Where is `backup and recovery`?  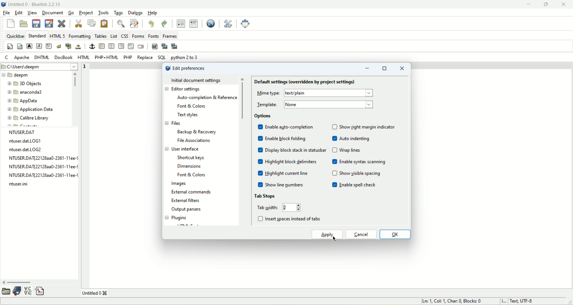 backup and recovery is located at coordinates (198, 133).